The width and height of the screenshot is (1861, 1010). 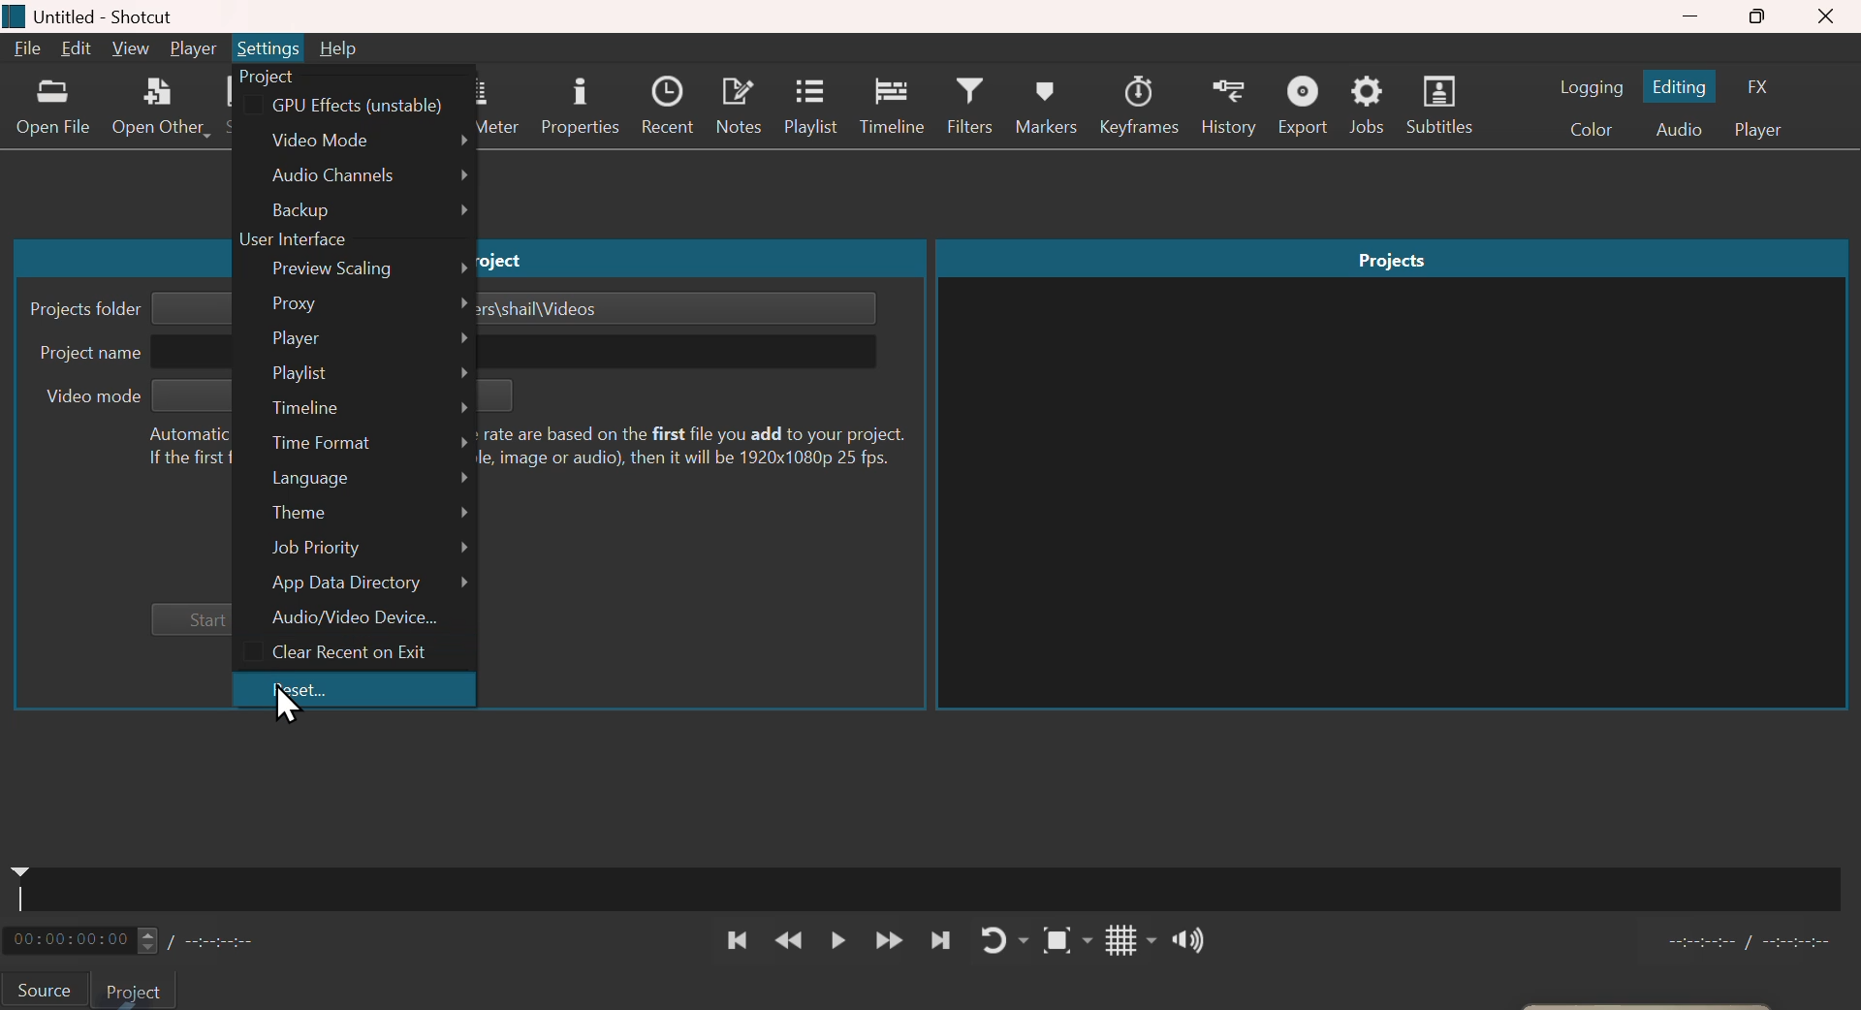 What do you see at coordinates (352, 339) in the screenshot?
I see `Player` at bounding box center [352, 339].